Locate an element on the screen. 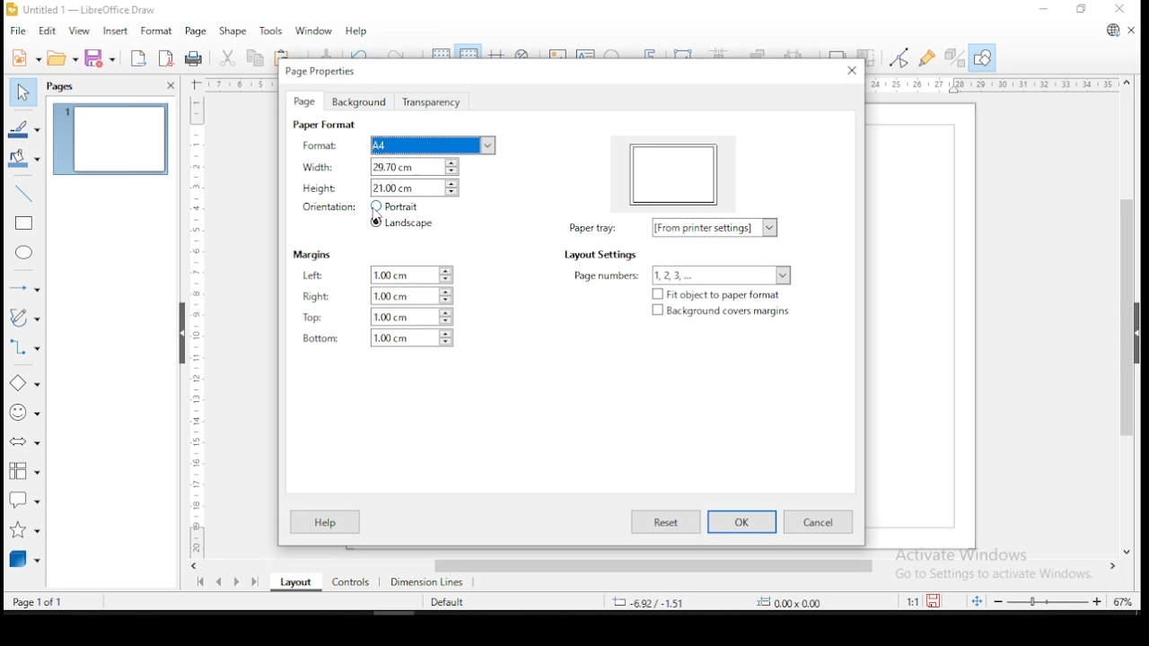 The image size is (1149, 646). symbol shapes is located at coordinates (22, 417).